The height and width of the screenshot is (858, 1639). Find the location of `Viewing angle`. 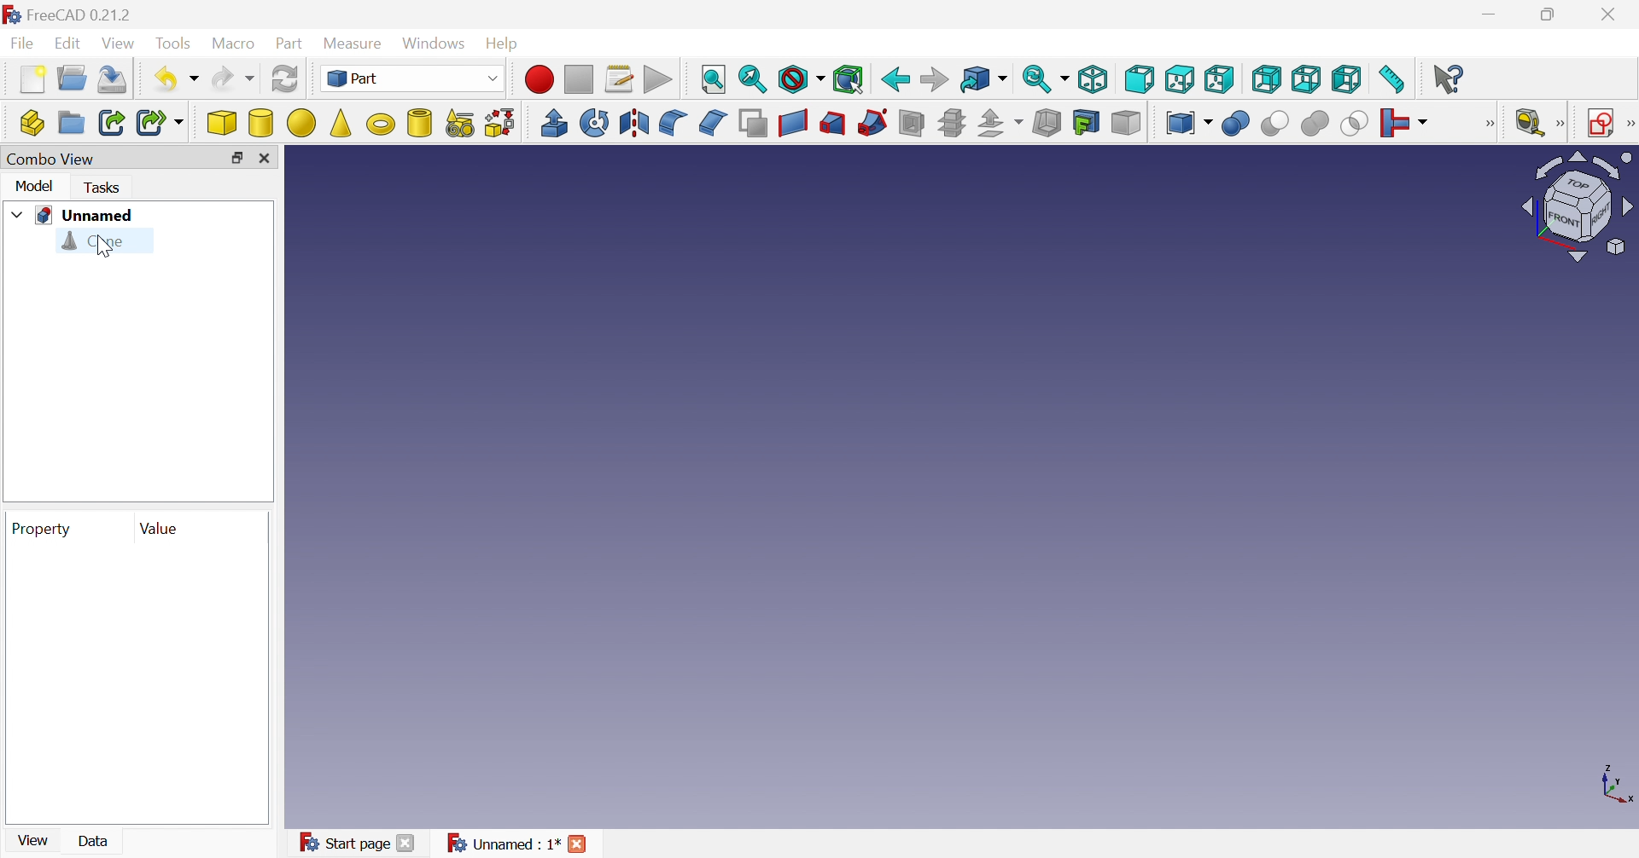

Viewing angle is located at coordinates (1574, 208).